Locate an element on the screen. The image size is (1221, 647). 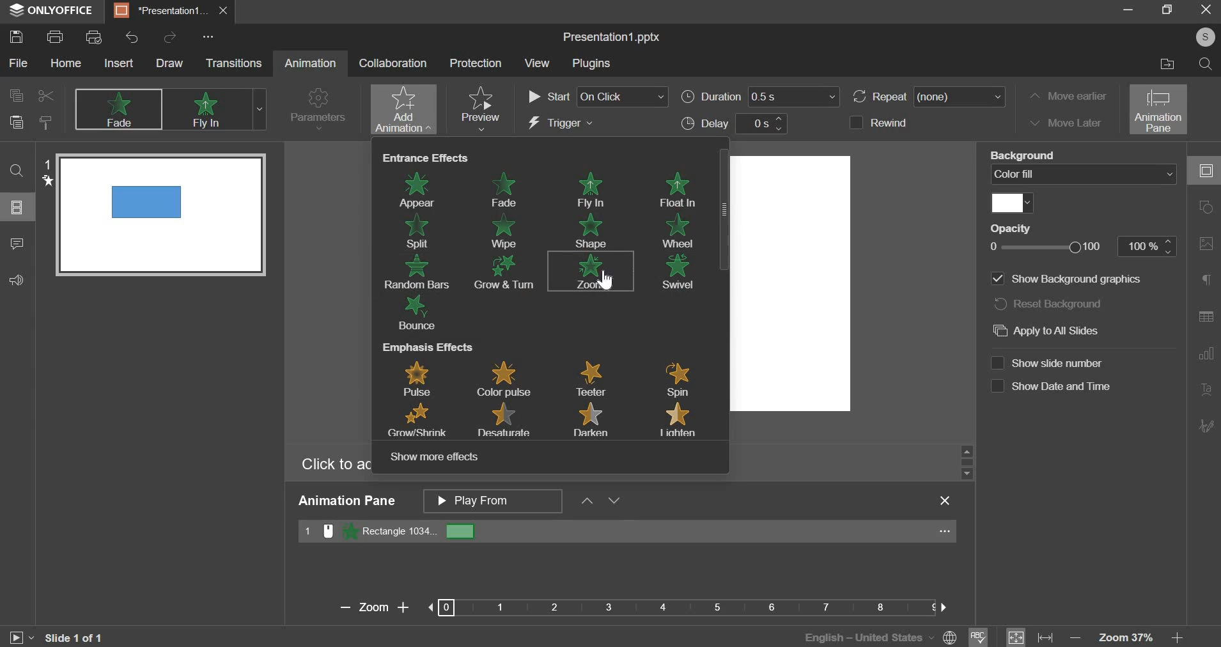
Animation Pane is located at coordinates (1205, 312).